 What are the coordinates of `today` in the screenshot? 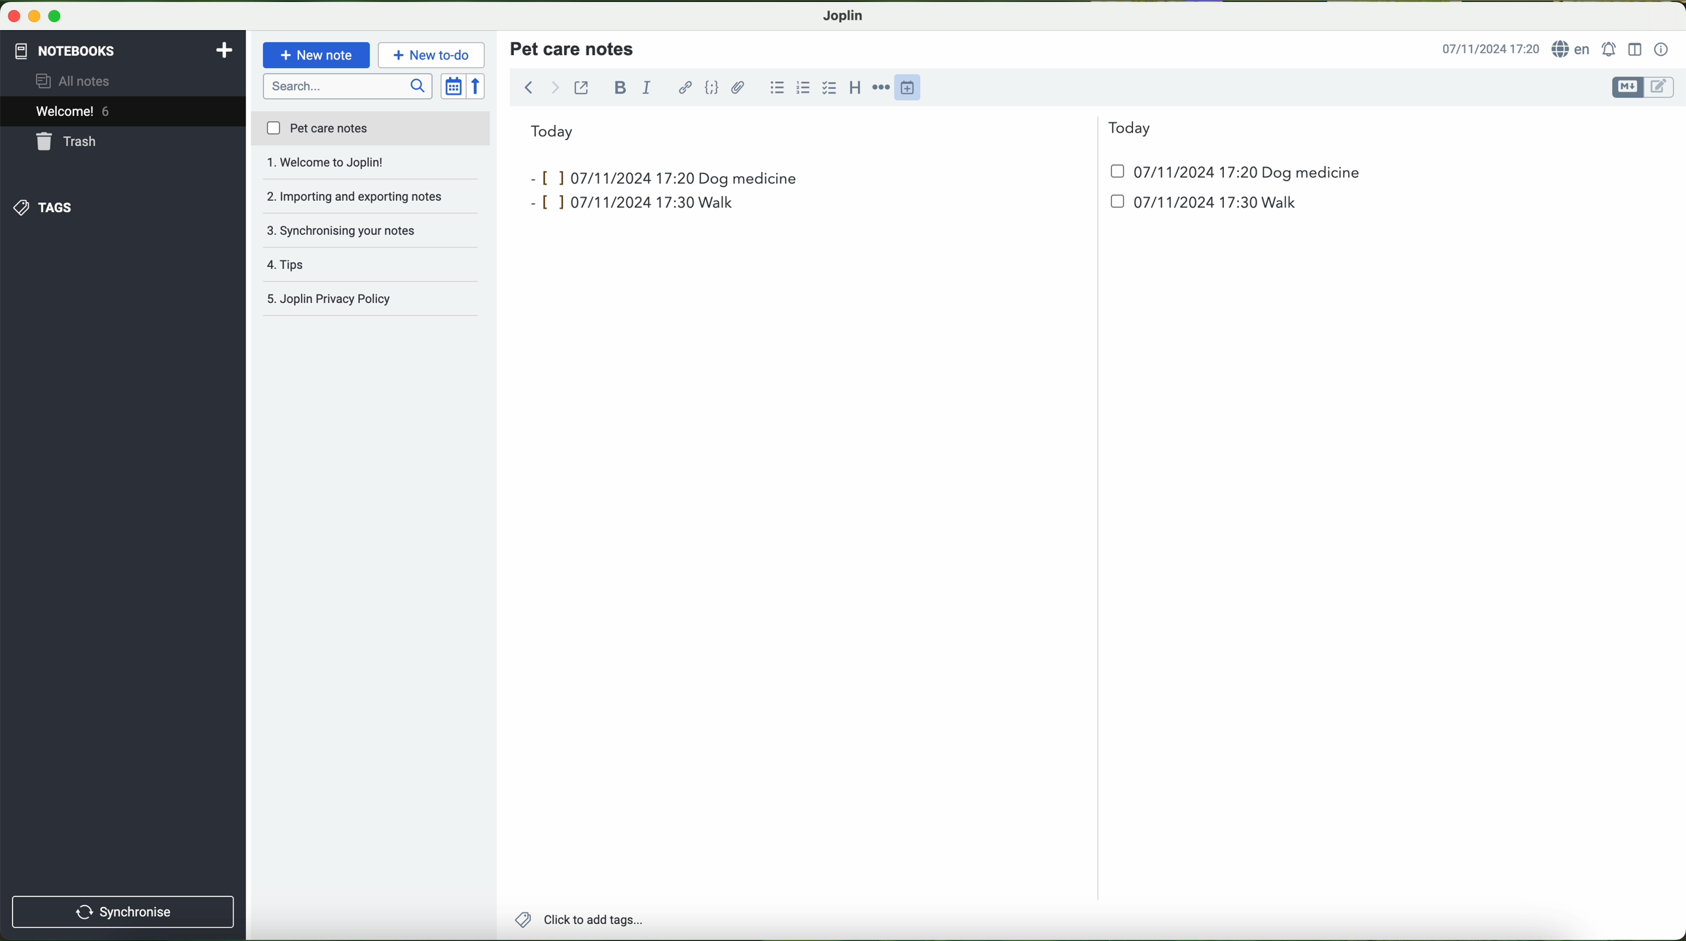 It's located at (841, 130).